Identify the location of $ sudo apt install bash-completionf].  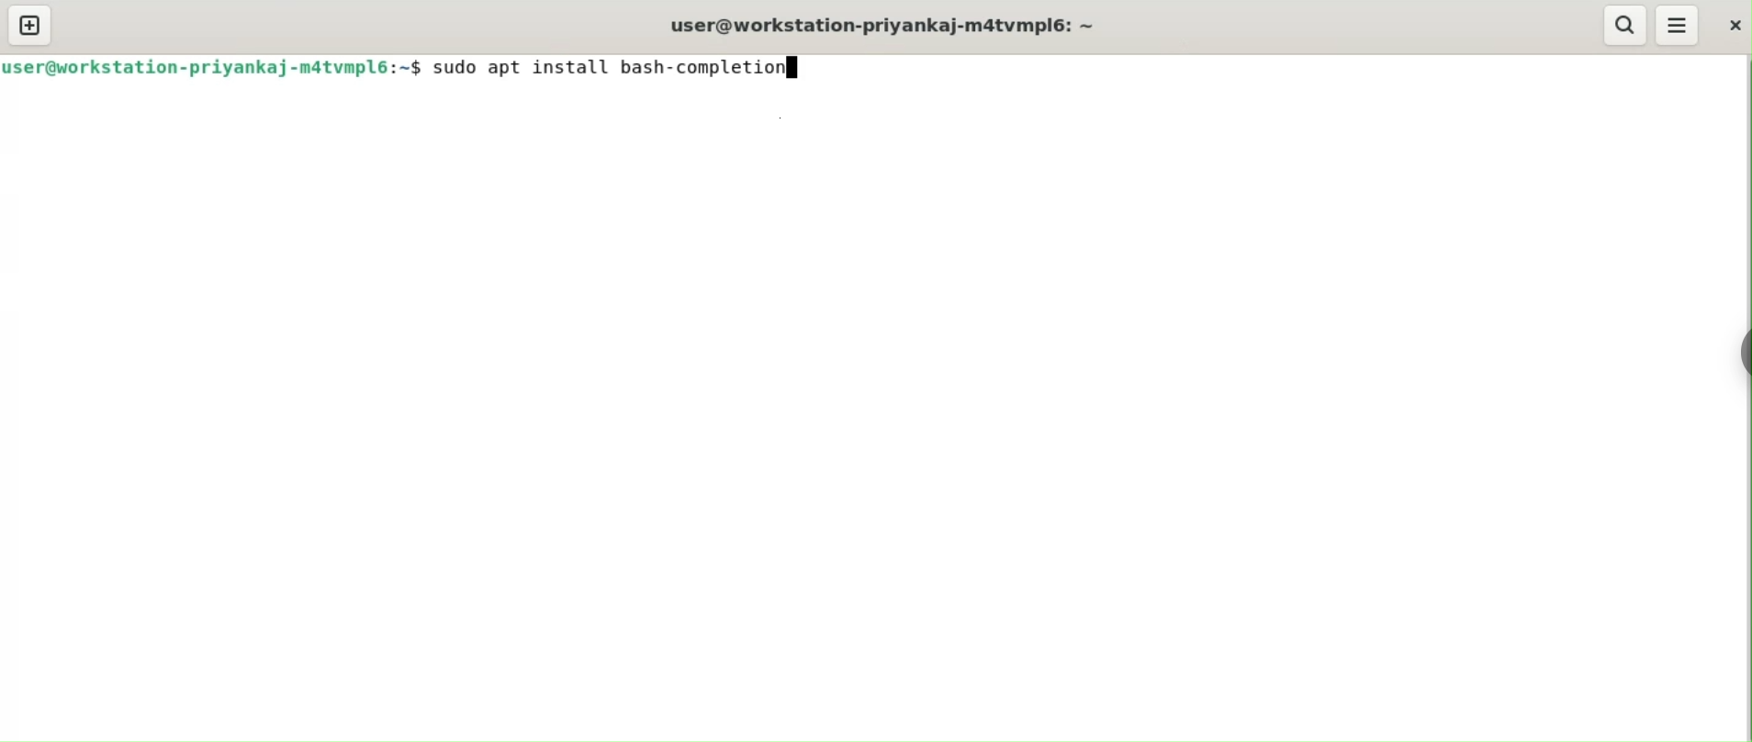
(619, 71).